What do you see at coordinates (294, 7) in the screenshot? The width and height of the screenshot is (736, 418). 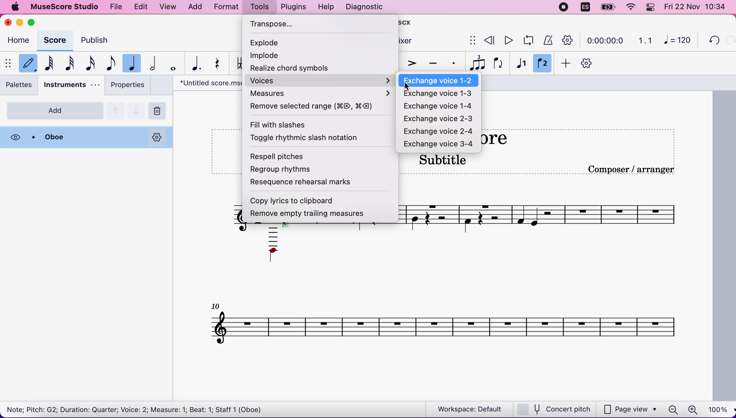 I see `plugins` at bounding box center [294, 7].